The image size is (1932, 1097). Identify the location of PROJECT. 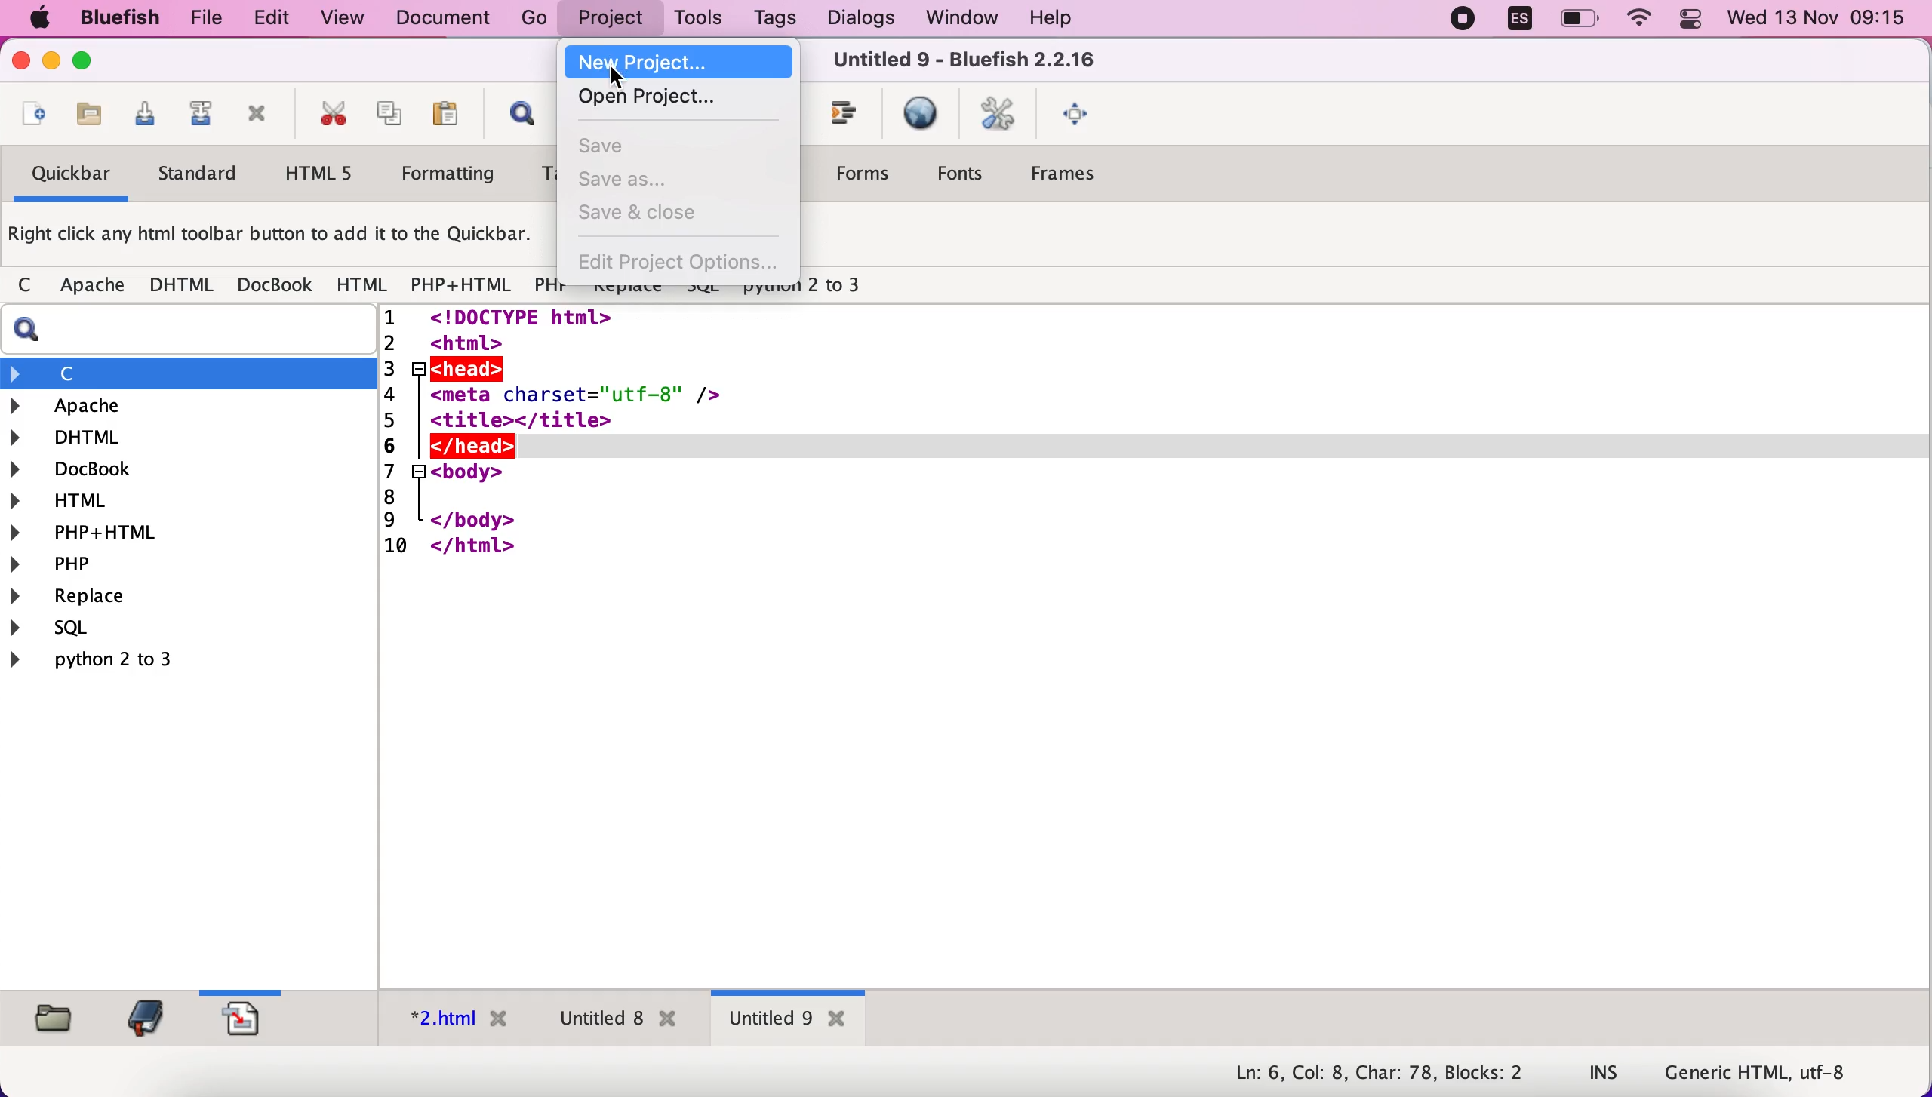
(615, 19).